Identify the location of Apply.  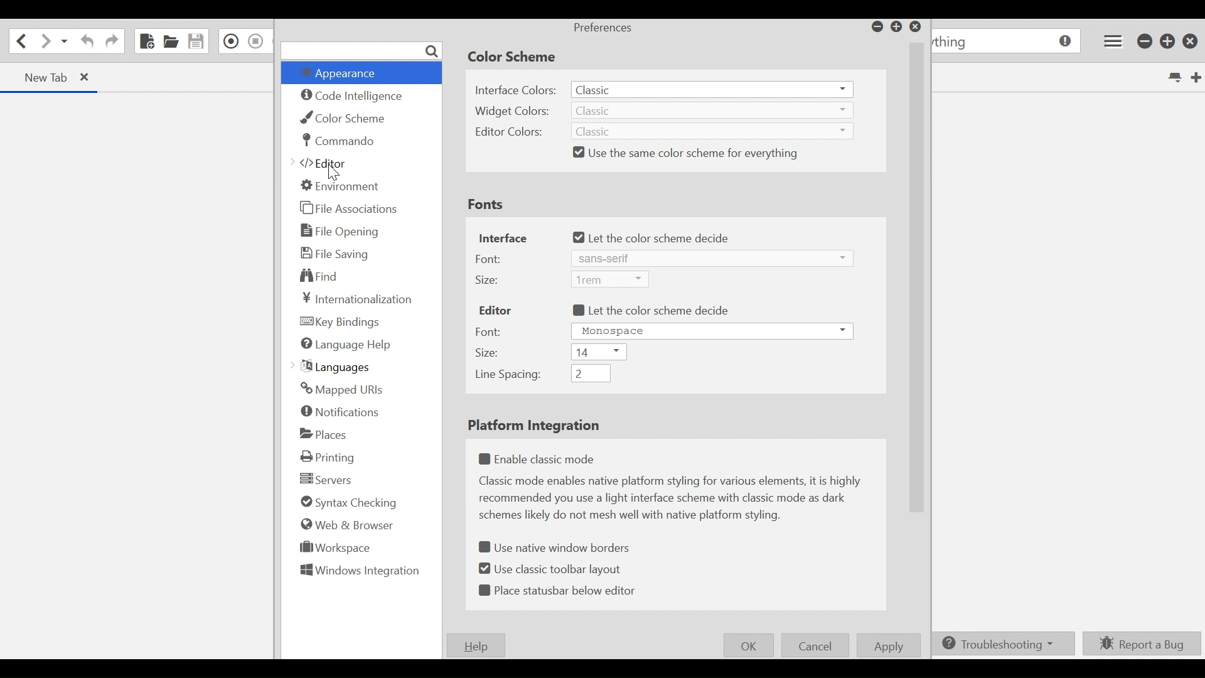
(890, 645).